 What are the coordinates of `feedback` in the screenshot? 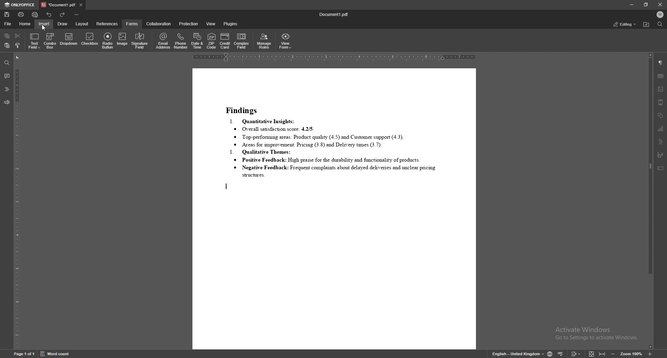 It's located at (6, 103).